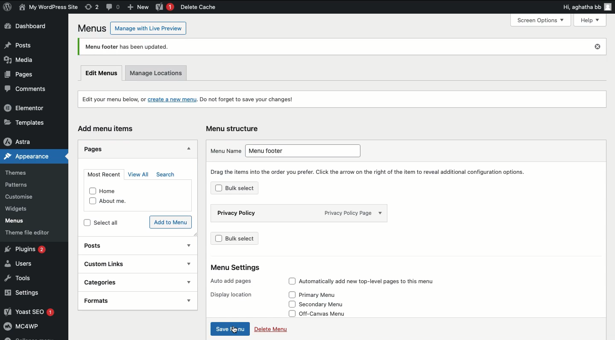  I want to click on  Do not forget to save your changes!, so click(252, 100).